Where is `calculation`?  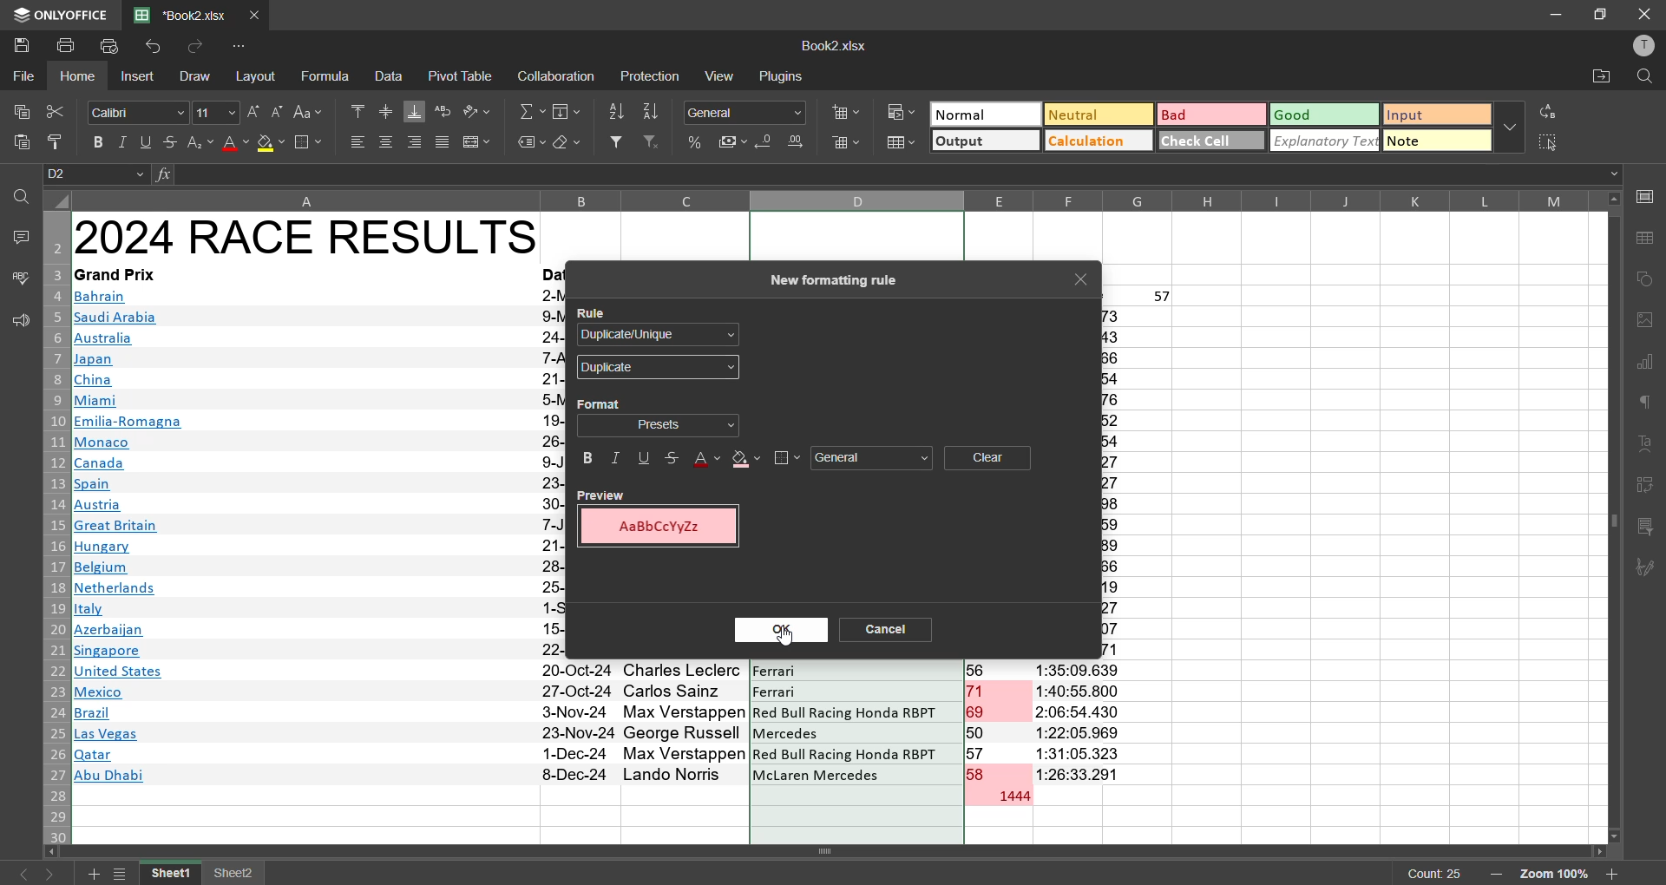 calculation is located at coordinates (1094, 140).